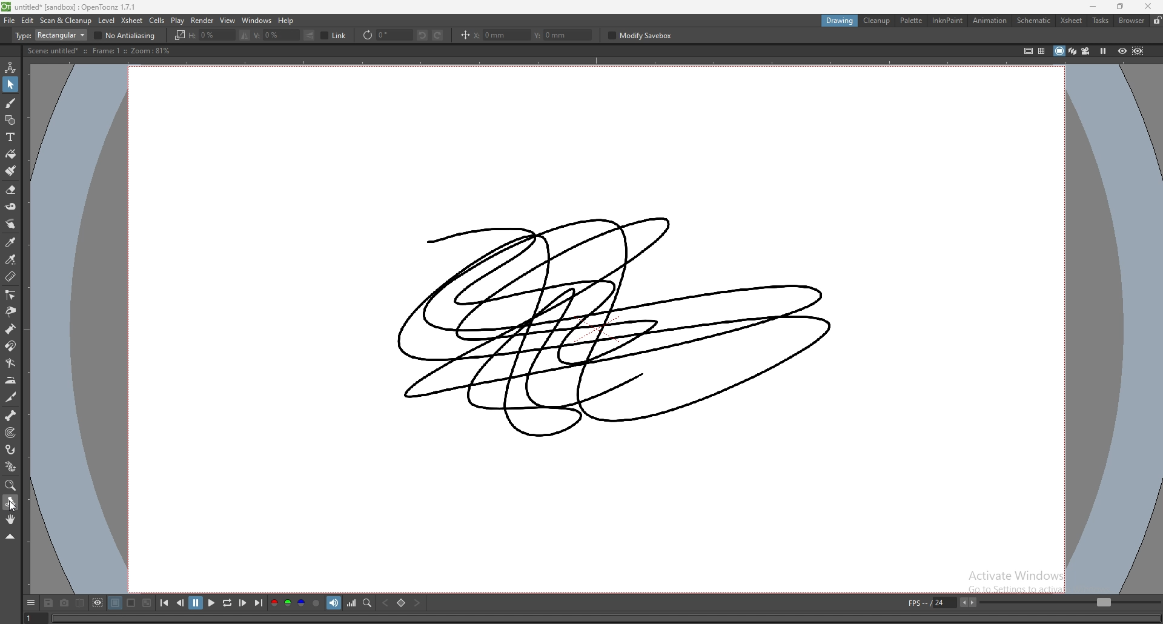 The height and width of the screenshot is (624, 1163). I want to click on xsheet, so click(132, 20).